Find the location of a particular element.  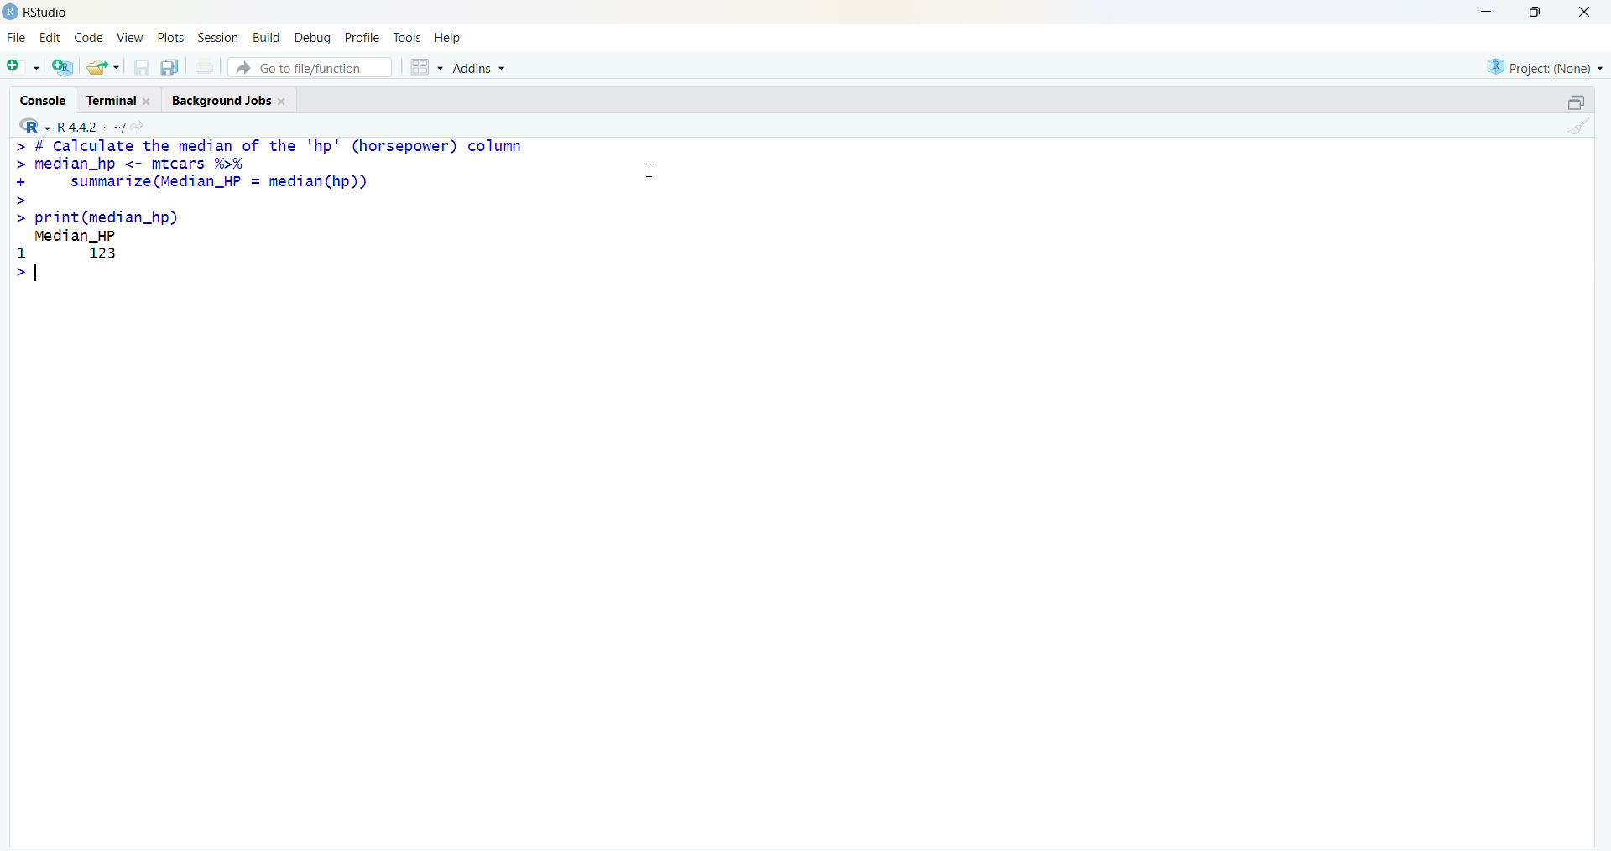

close is located at coordinates (1585, 11).